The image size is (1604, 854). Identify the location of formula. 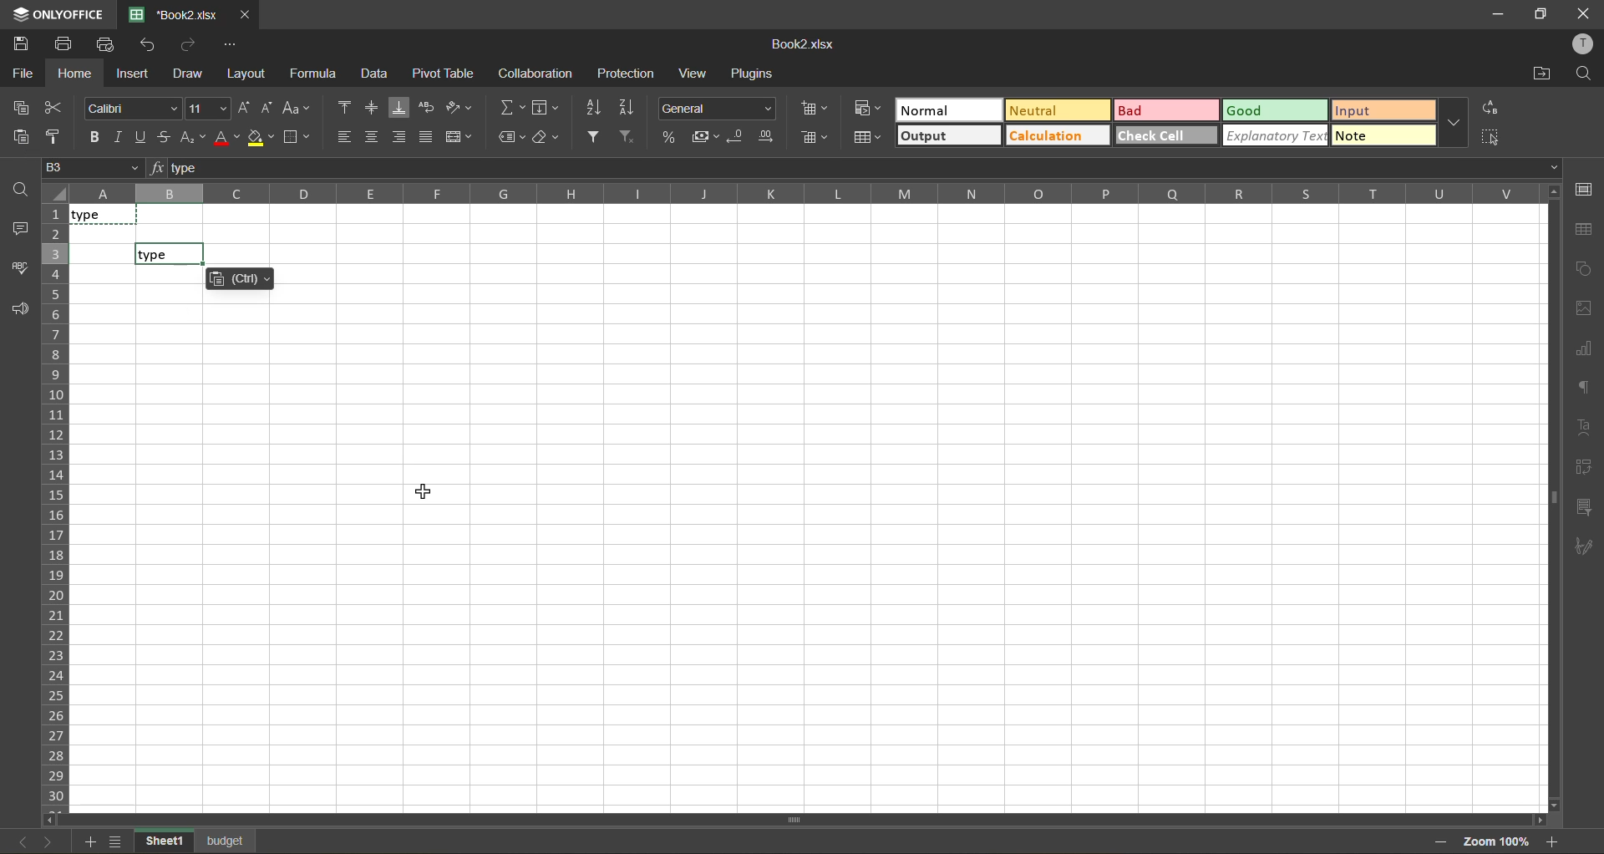
(312, 73).